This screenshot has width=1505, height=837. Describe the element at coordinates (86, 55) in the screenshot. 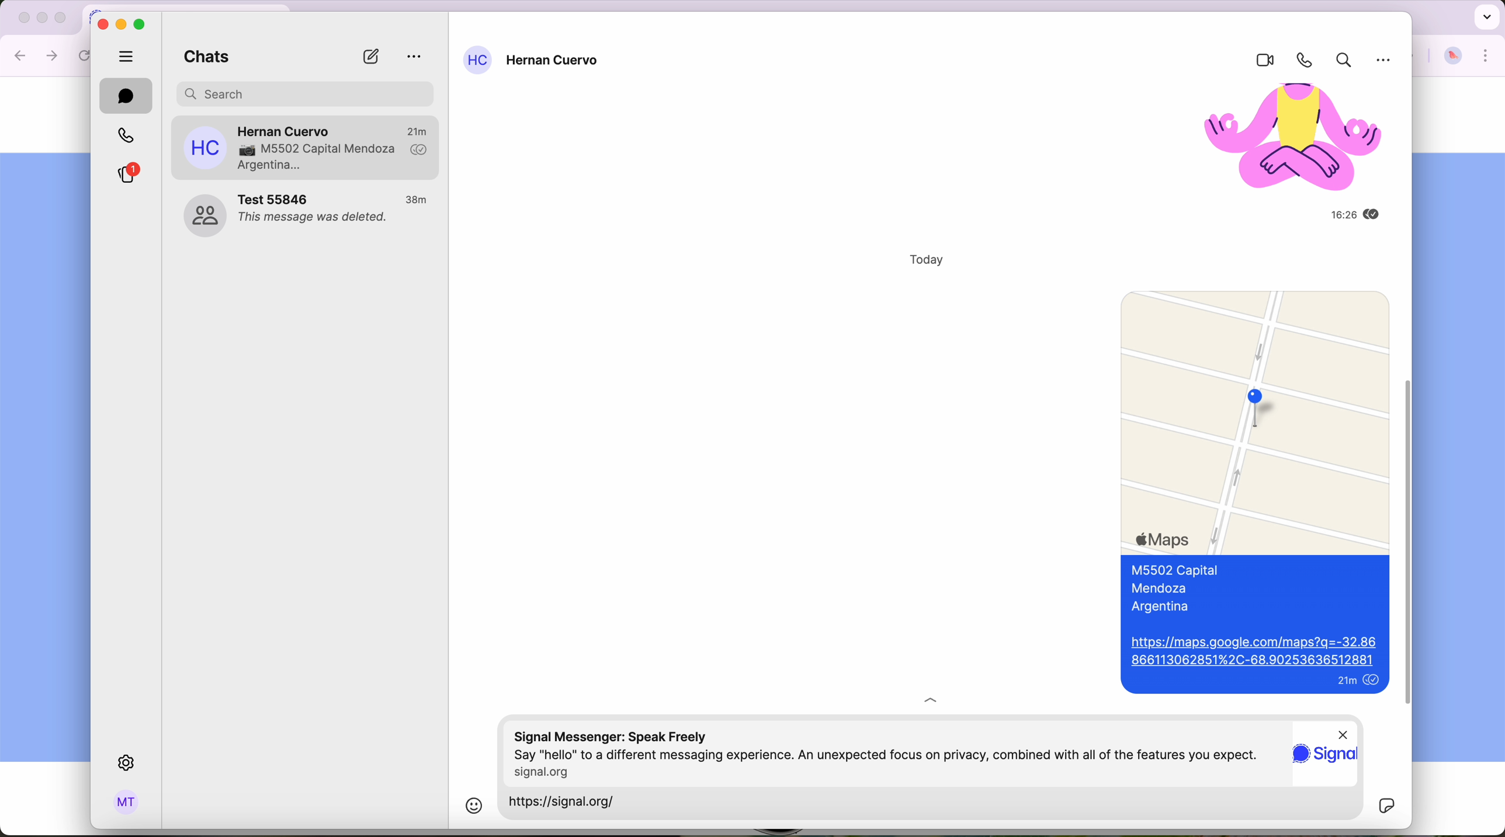

I see `refresh the page` at that location.